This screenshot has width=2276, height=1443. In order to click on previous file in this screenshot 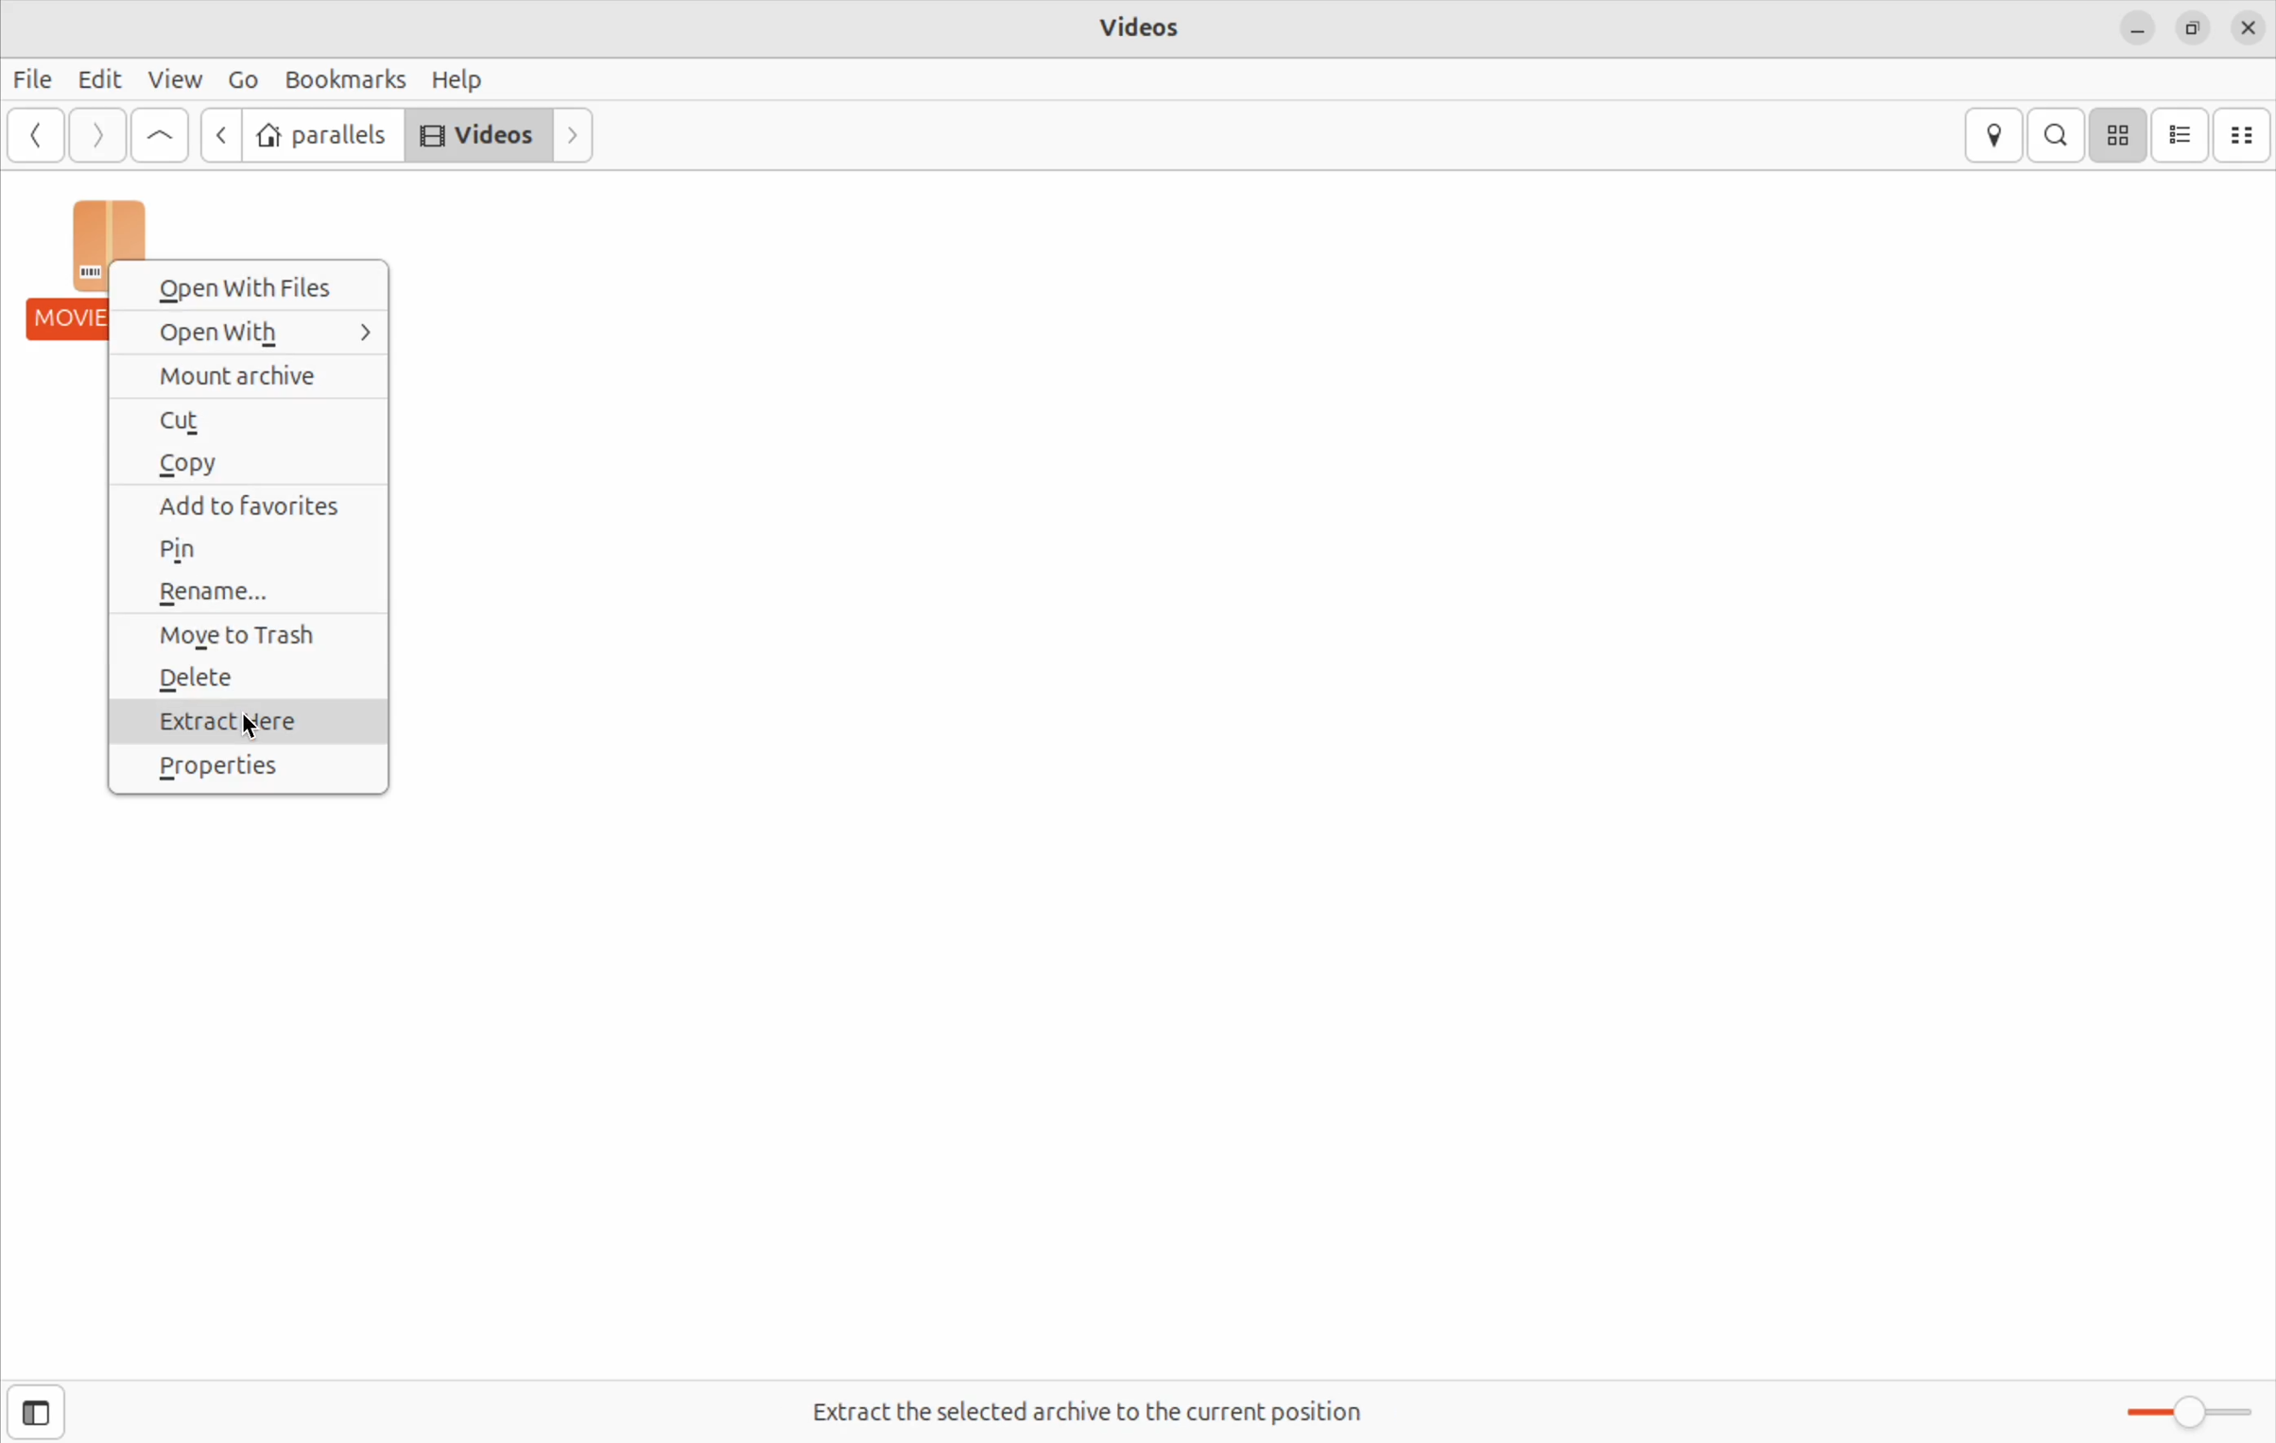, I will do `click(218, 137)`.